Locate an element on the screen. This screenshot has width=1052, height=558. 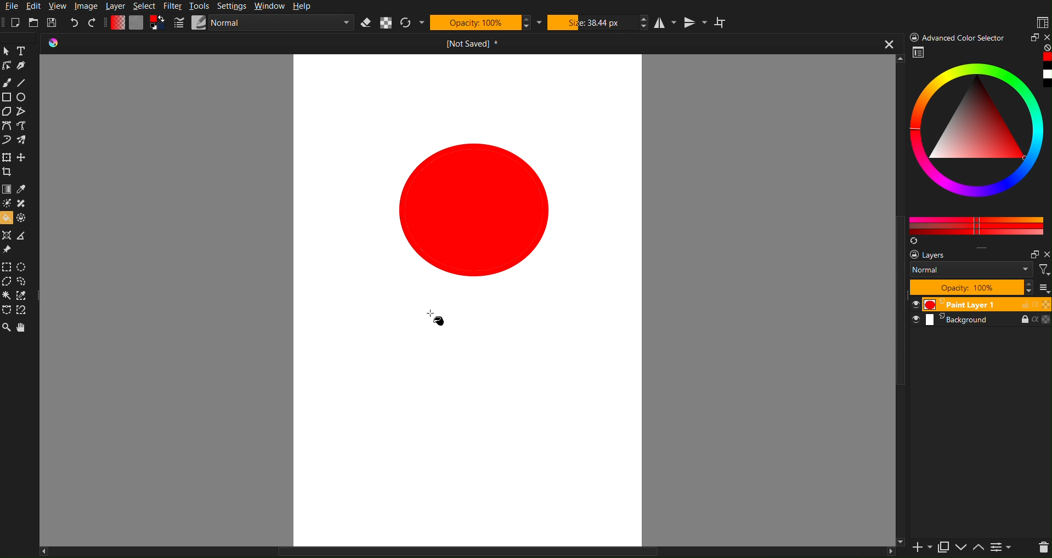
Normal is located at coordinates (272, 23).